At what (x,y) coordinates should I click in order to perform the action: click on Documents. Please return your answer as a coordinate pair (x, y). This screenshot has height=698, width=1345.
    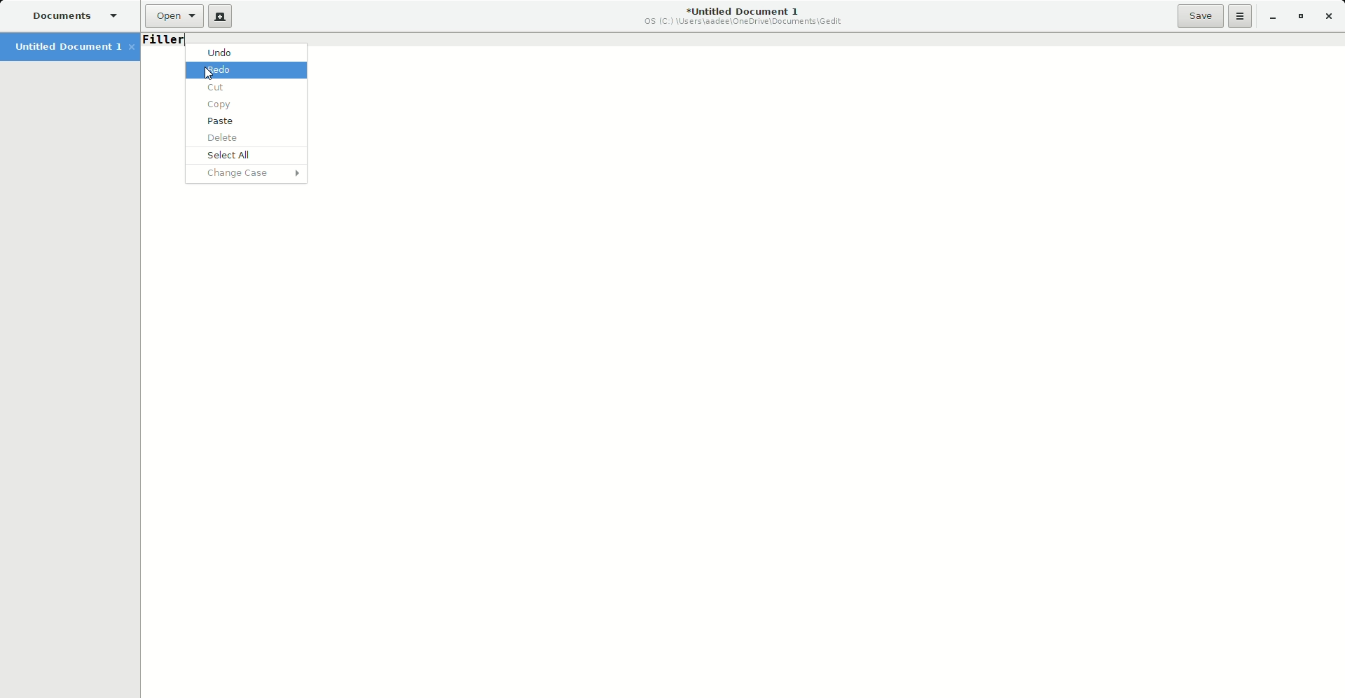
    Looking at the image, I should click on (74, 15).